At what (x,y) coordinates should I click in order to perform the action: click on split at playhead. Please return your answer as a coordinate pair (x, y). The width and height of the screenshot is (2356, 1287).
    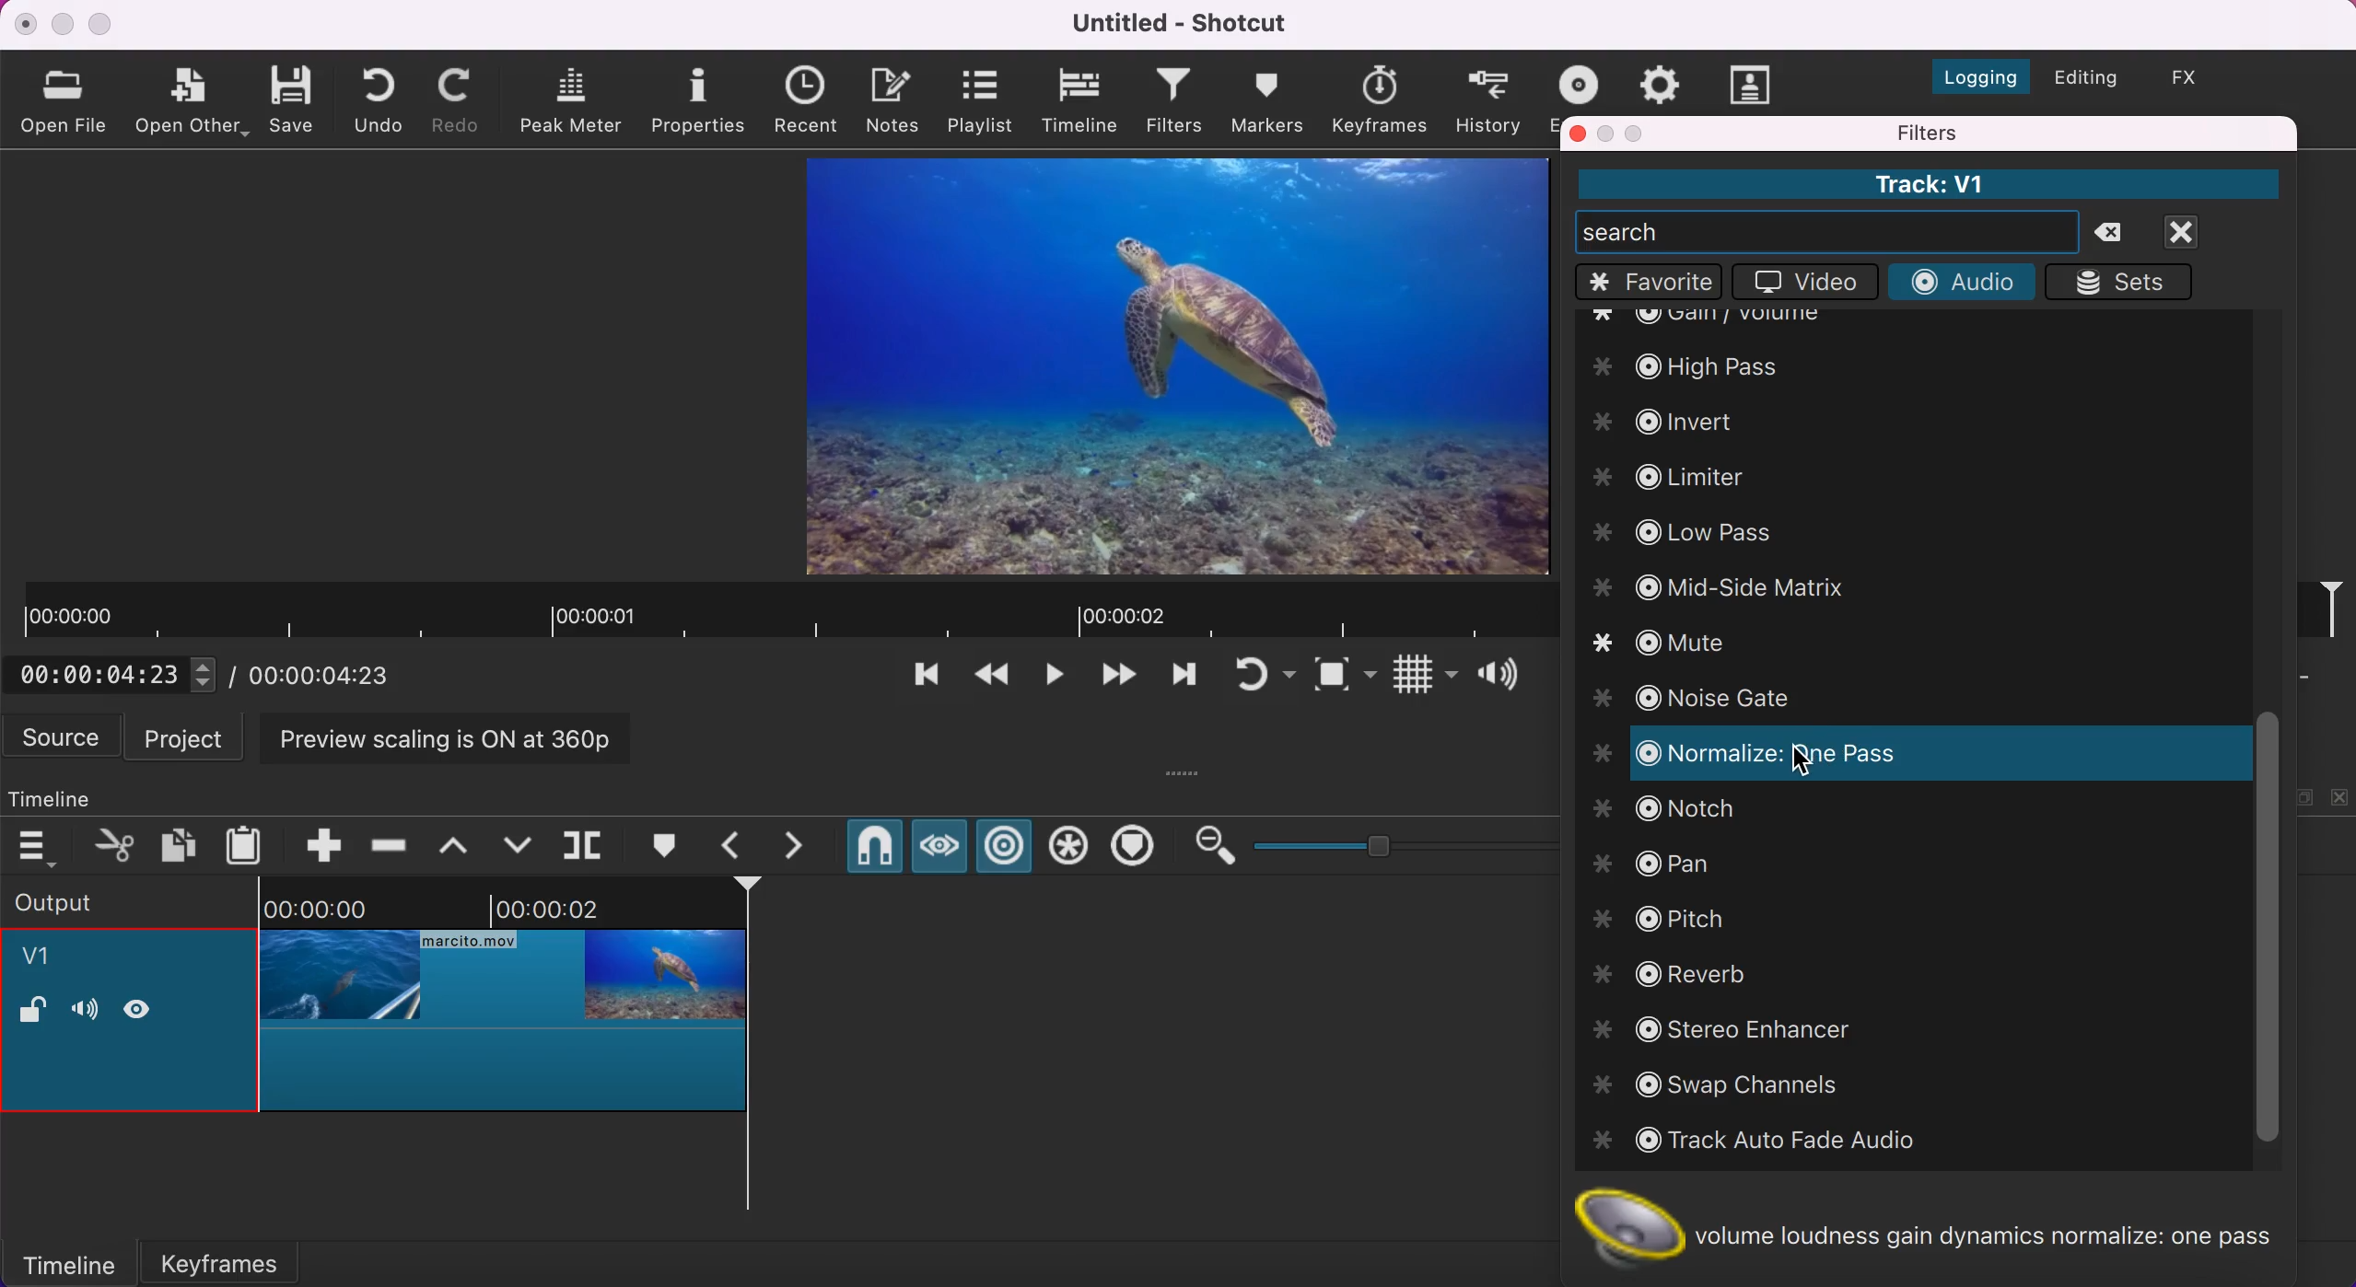
    Looking at the image, I should click on (587, 846).